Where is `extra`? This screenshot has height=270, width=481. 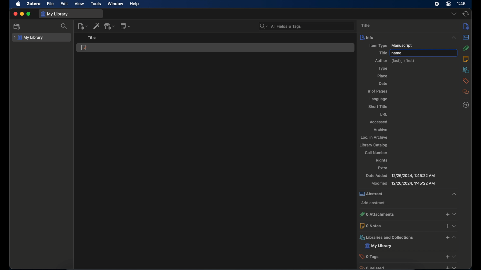 extra is located at coordinates (383, 168).